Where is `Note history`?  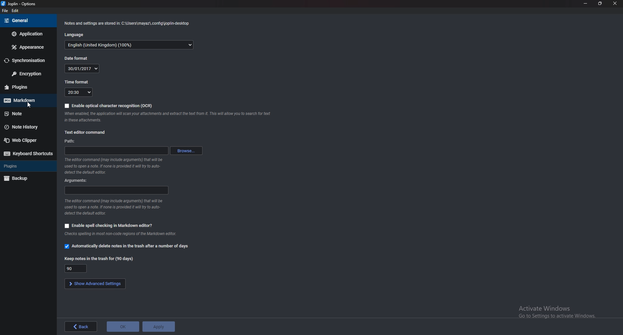
Note history is located at coordinates (28, 127).